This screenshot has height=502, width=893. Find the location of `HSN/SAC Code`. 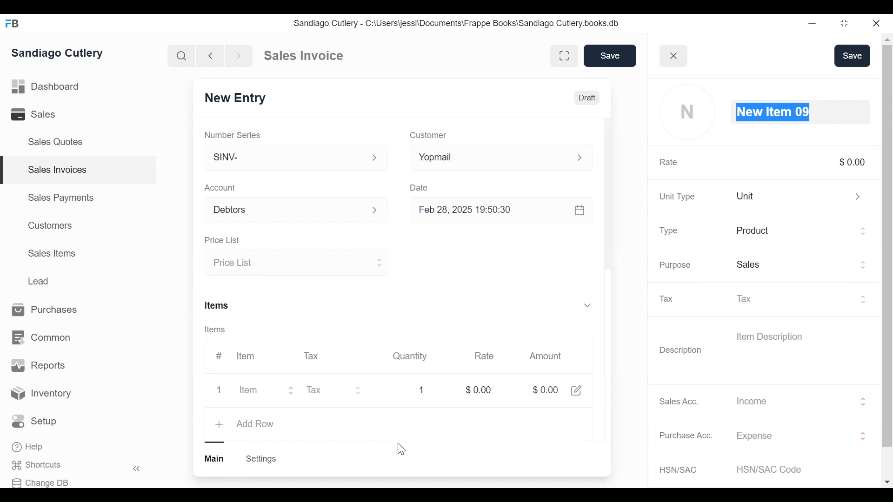

HSN/SAC Code is located at coordinates (774, 469).